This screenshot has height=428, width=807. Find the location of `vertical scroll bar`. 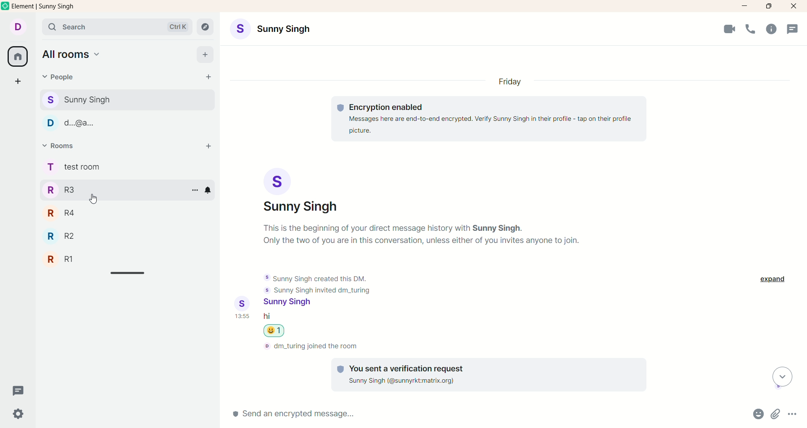

vertical scroll bar is located at coordinates (802, 224).